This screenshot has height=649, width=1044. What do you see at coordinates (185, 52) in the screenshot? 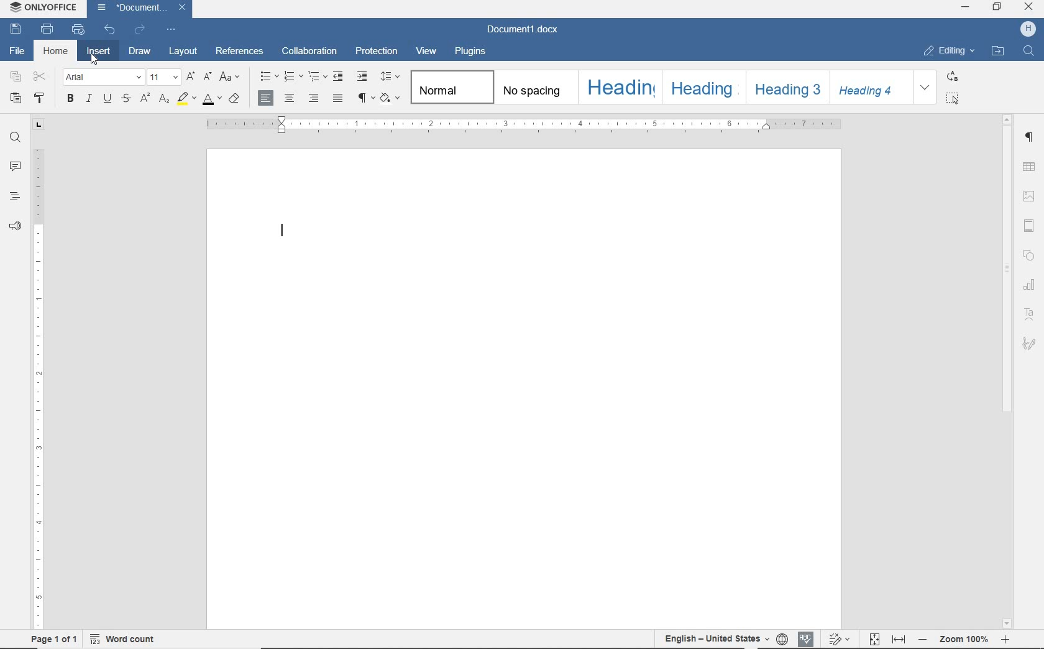
I see `layout` at bounding box center [185, 52].